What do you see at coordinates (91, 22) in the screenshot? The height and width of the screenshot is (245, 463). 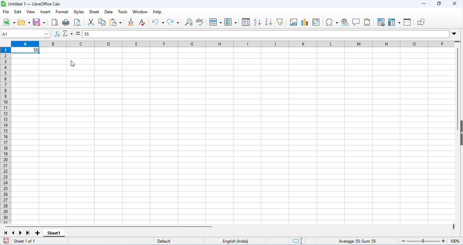 I see `cut` at bounding box center [91, 22].